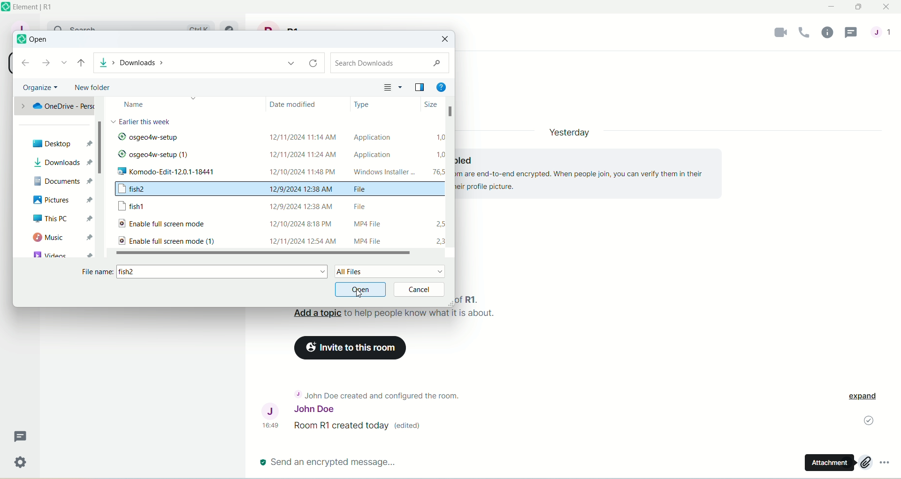  Describe the element at coordinates (39, 40) in the screenshot. I see `open` at that location.